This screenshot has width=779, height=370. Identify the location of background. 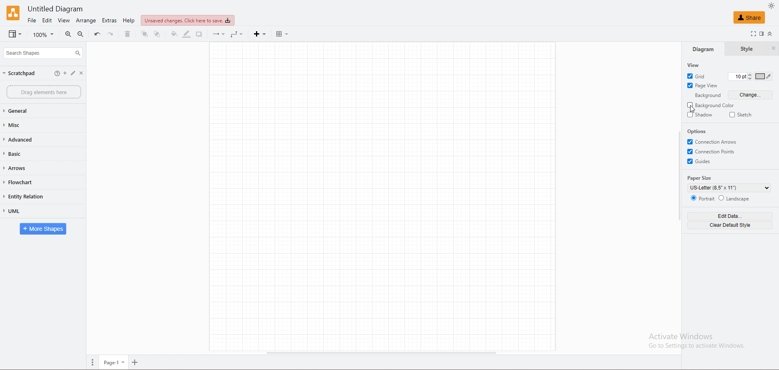
(705, 95).